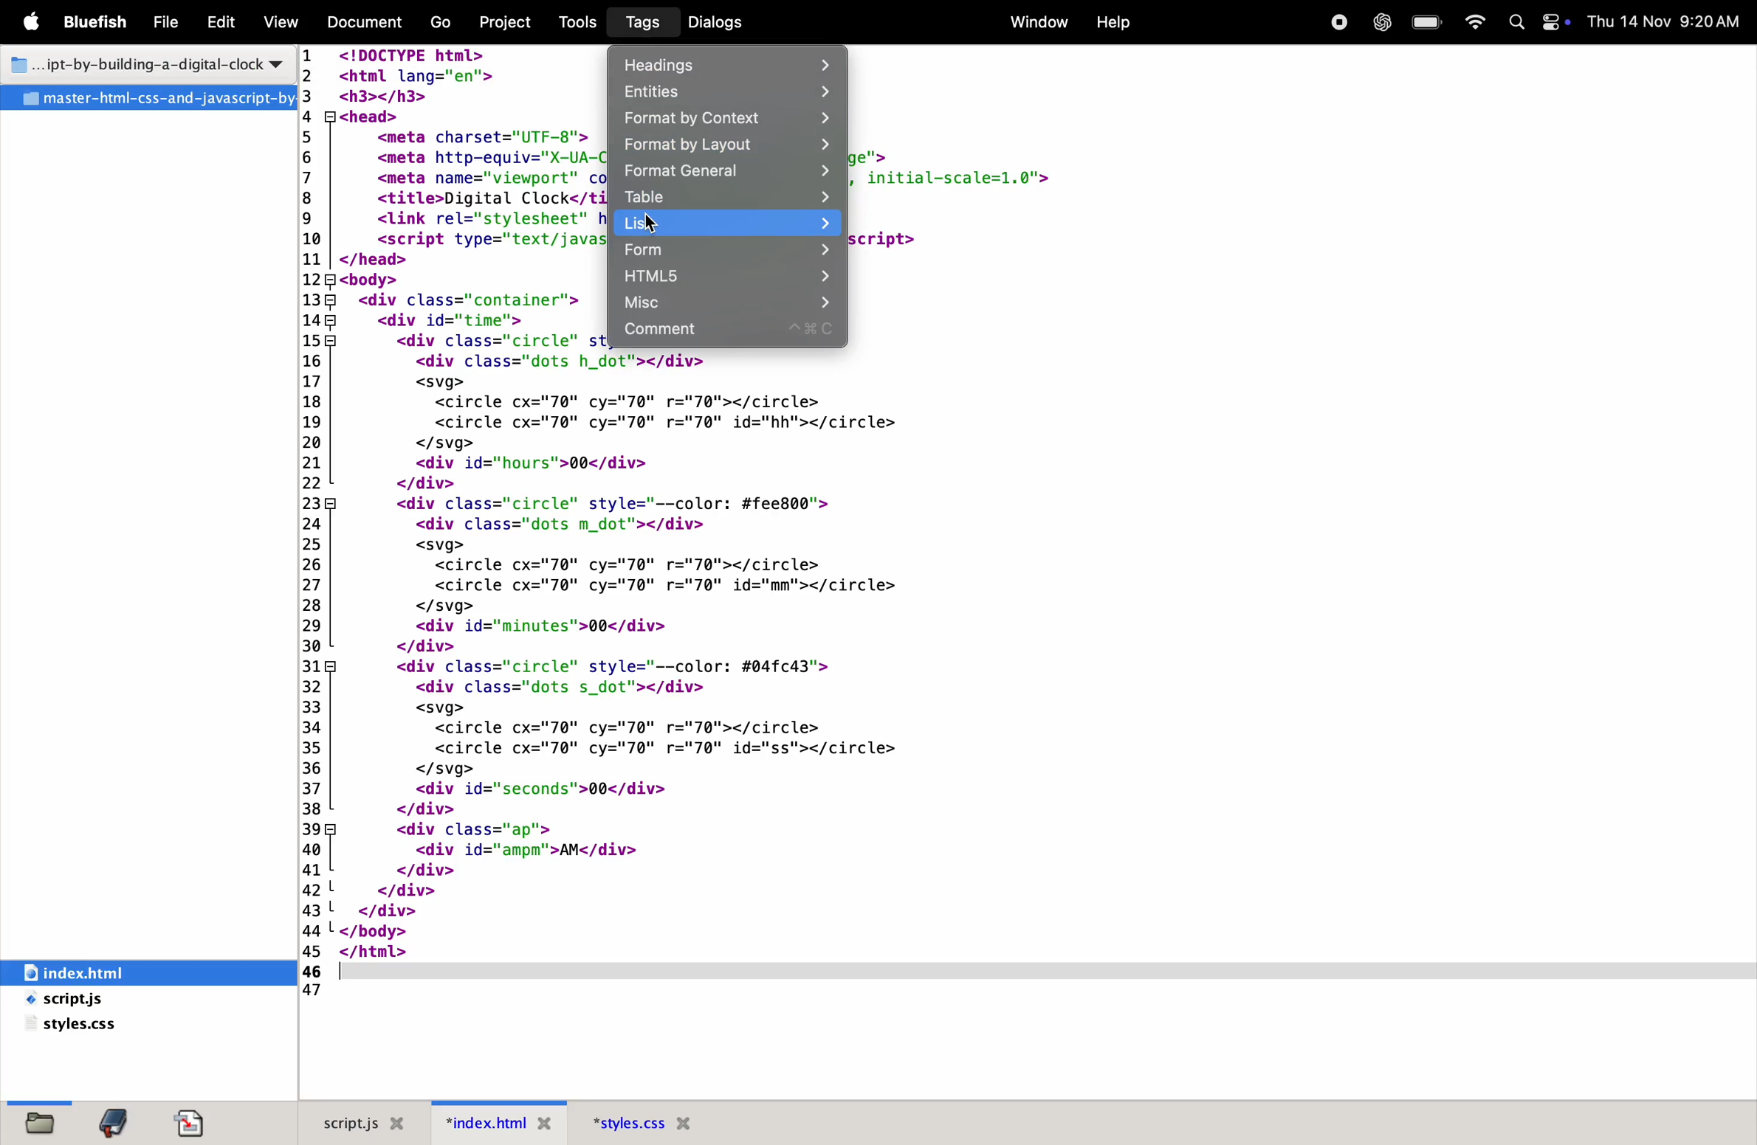 The image size is (1757, 1145). Describe the element at coordinates (1337, 22) in the screenshot. I see `record` at that location.